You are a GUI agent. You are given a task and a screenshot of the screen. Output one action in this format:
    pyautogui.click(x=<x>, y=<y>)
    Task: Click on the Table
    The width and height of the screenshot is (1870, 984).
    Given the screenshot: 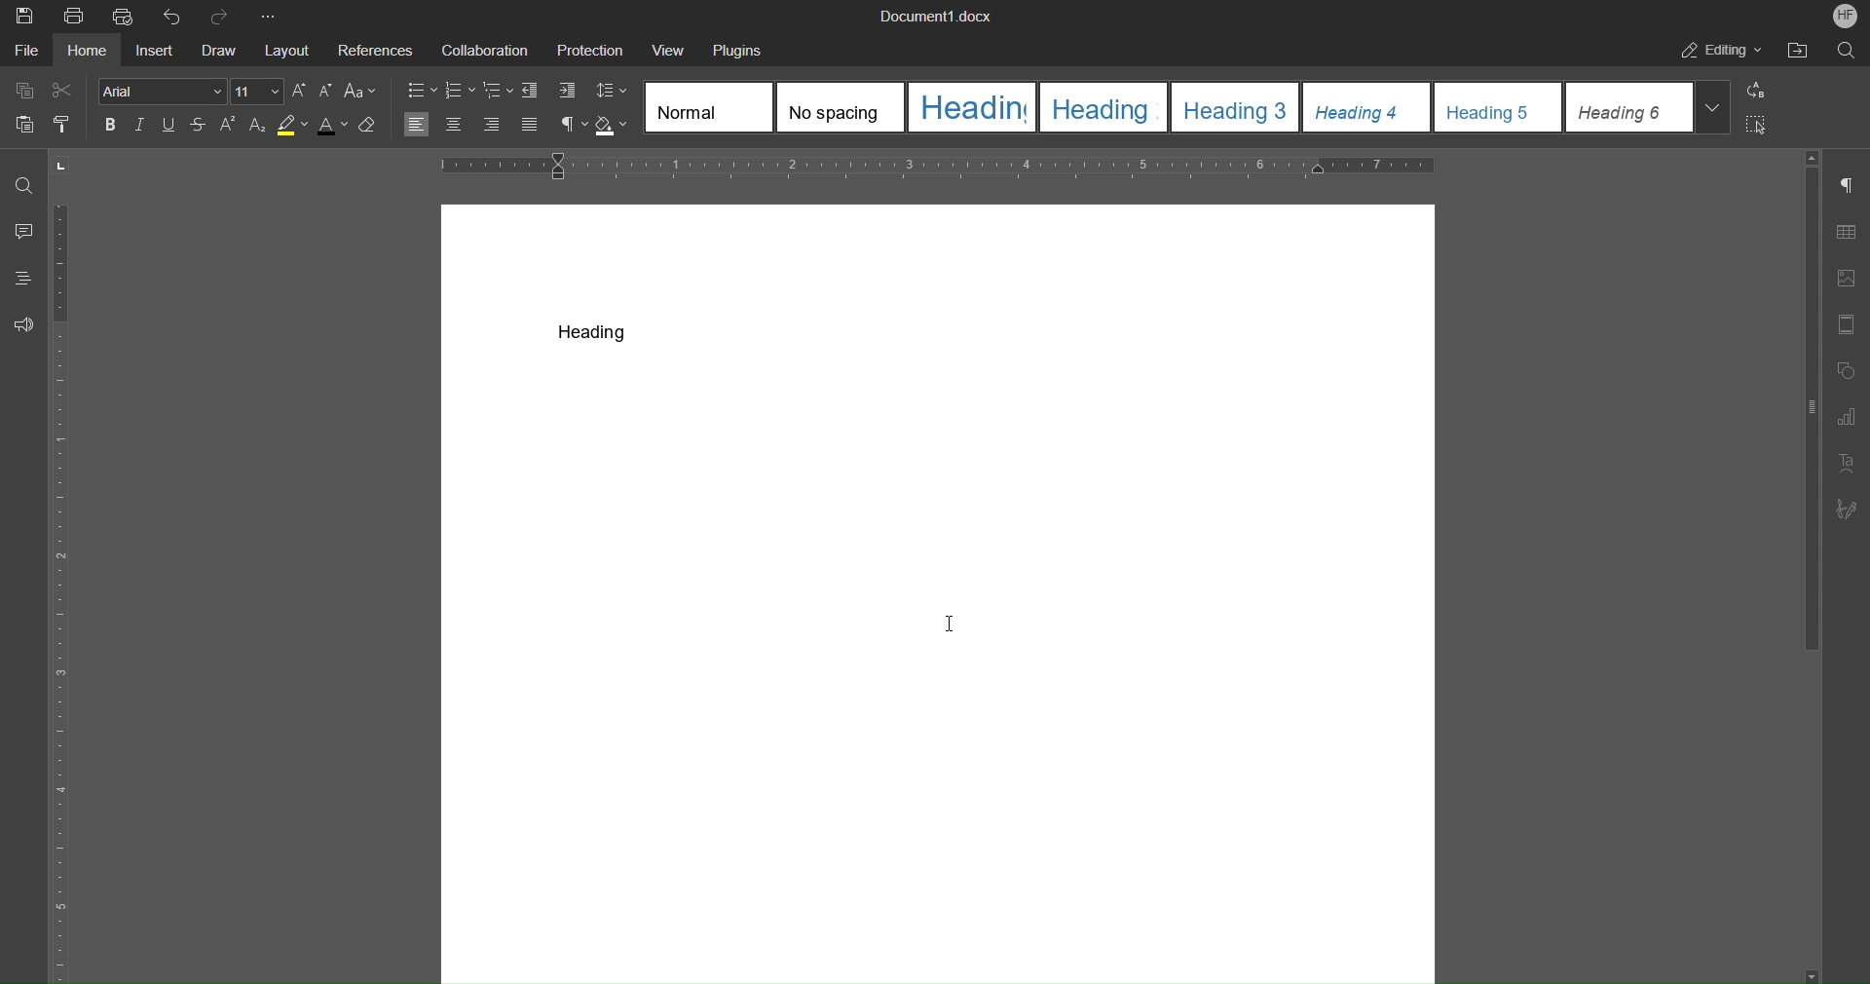 What is the action you would take?
    pyautogui.click(x=1846, y=234)
    